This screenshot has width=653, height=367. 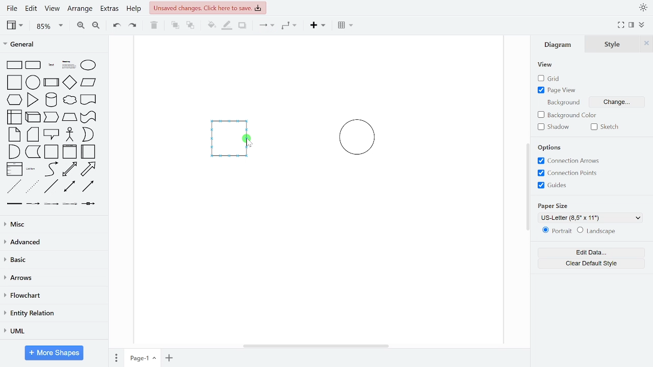 I want to click on cube, so click(x=34, y=116).